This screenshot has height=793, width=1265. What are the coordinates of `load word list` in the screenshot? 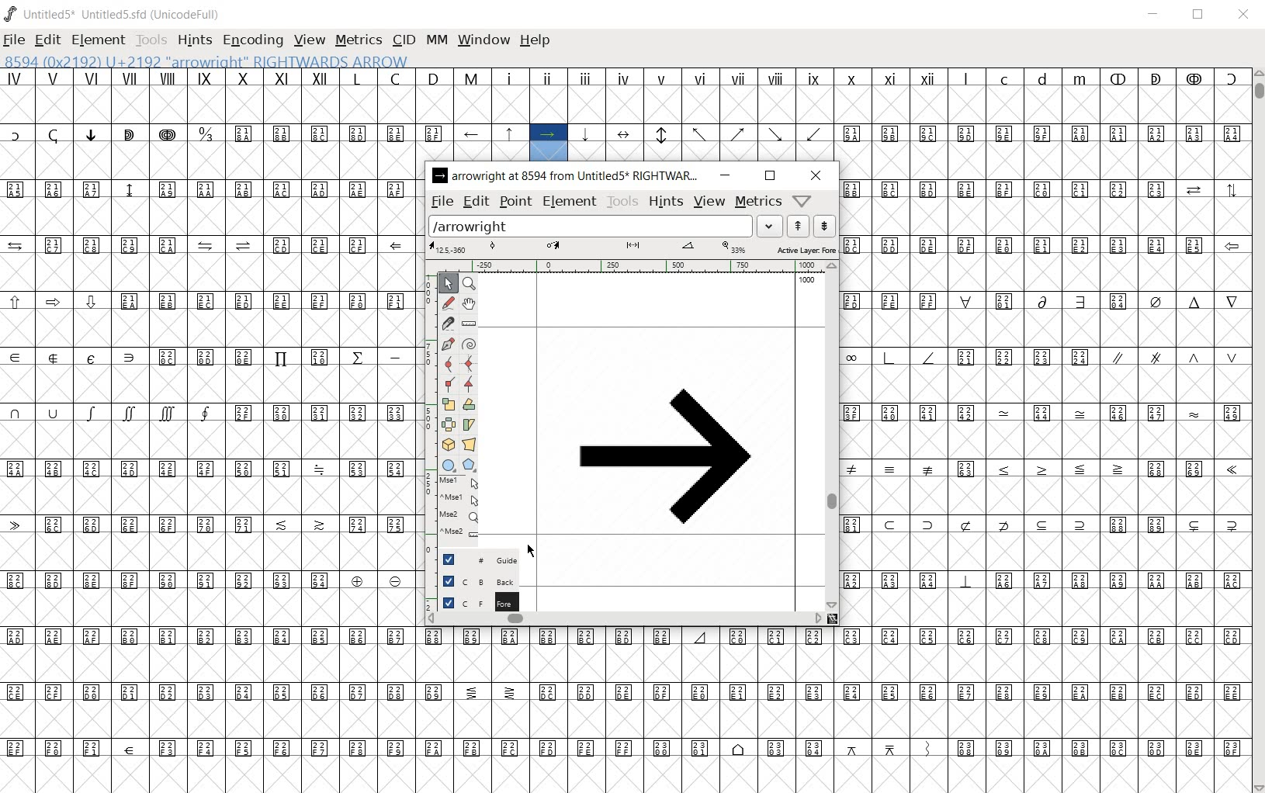 It's located at (604, 226).